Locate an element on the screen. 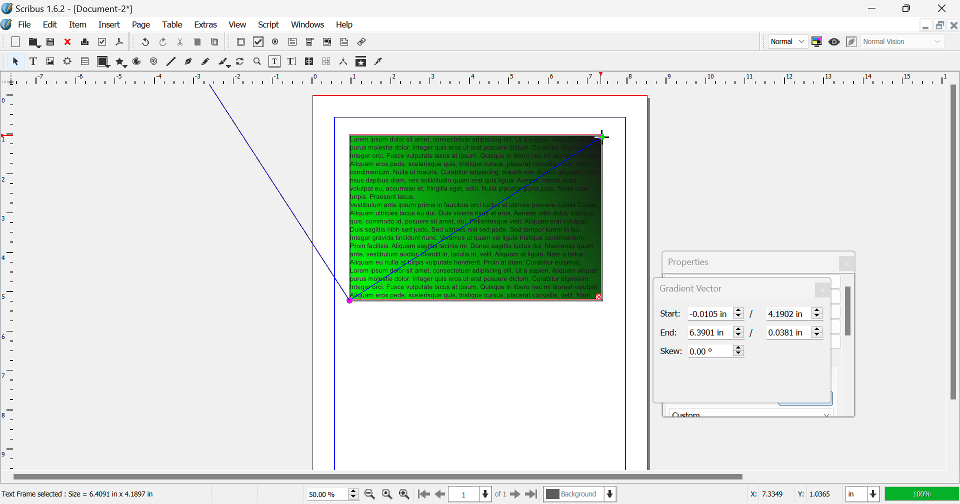  Close is located at coordinates (848, 263).